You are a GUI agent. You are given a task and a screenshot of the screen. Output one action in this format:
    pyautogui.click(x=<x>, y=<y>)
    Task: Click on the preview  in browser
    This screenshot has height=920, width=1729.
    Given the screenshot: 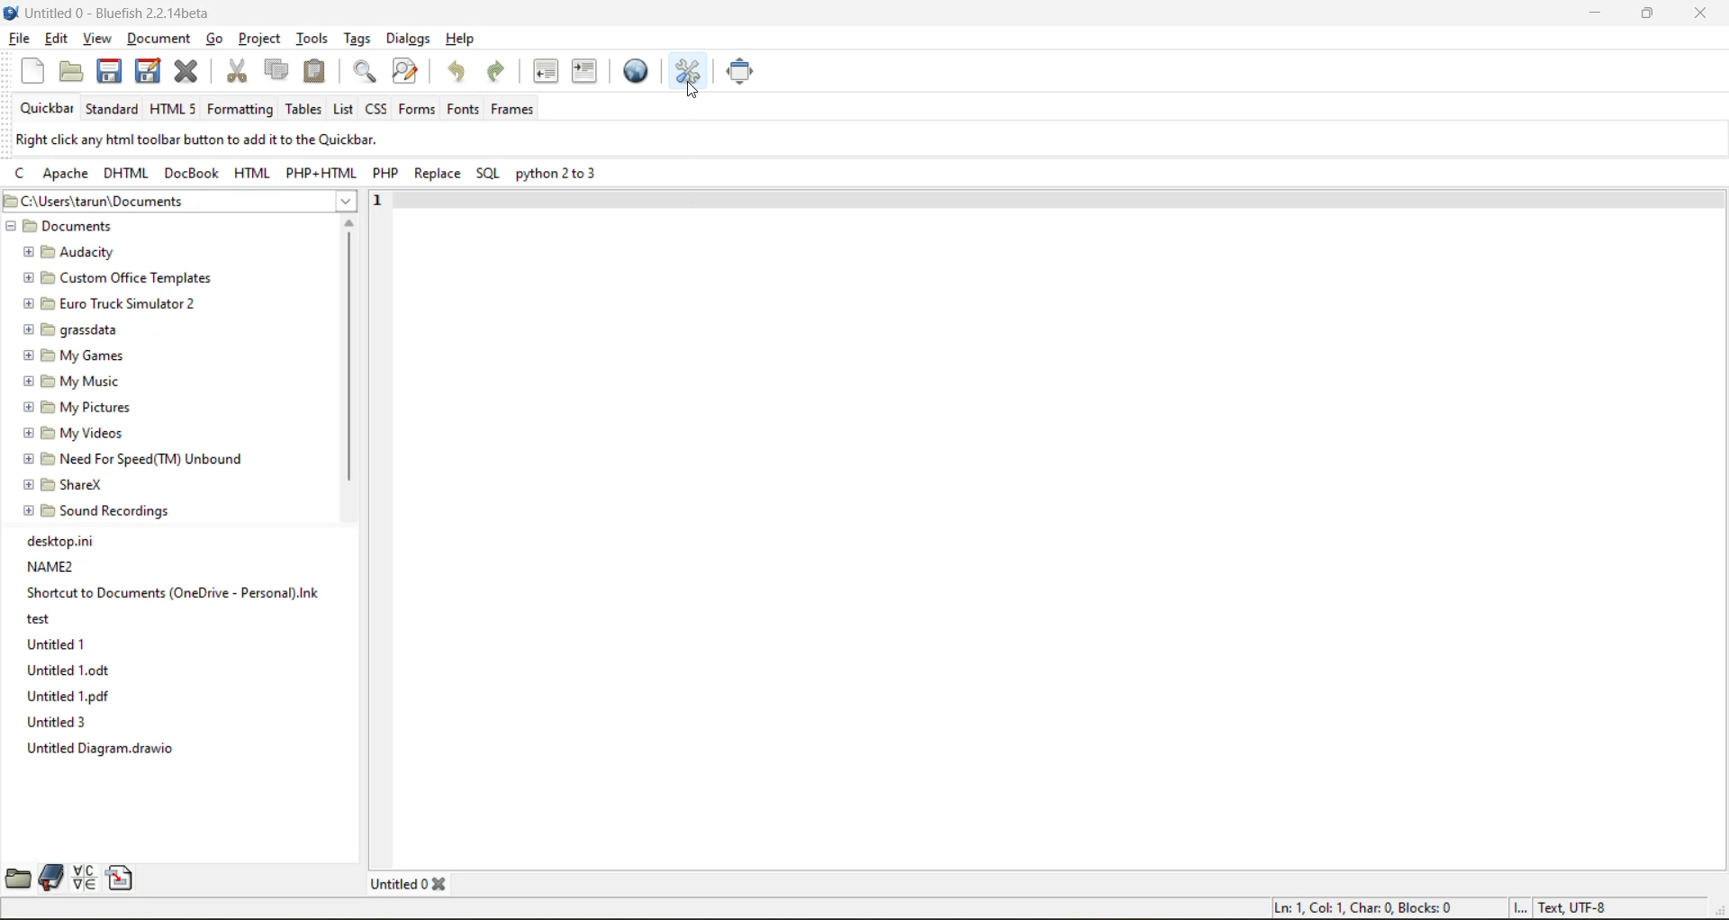 What is the action you would take?
    pyautogui.click(x=641, y=71)
    